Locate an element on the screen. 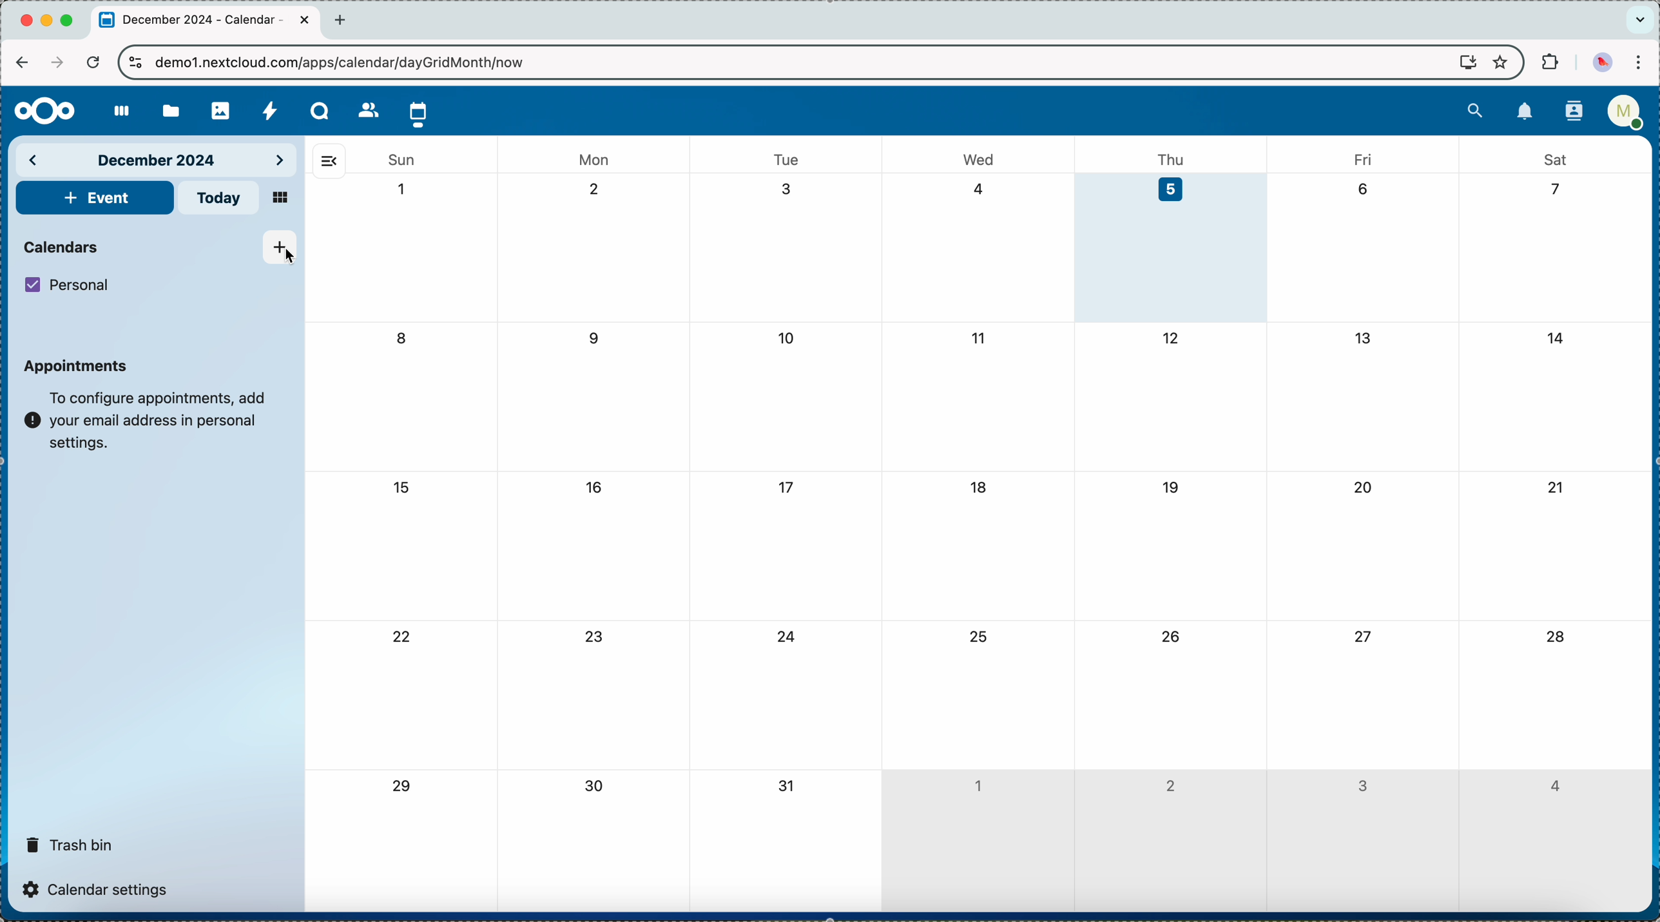 The height and width of the screenshot is (922, 1660). thu is located at coordinates (1177, 158).